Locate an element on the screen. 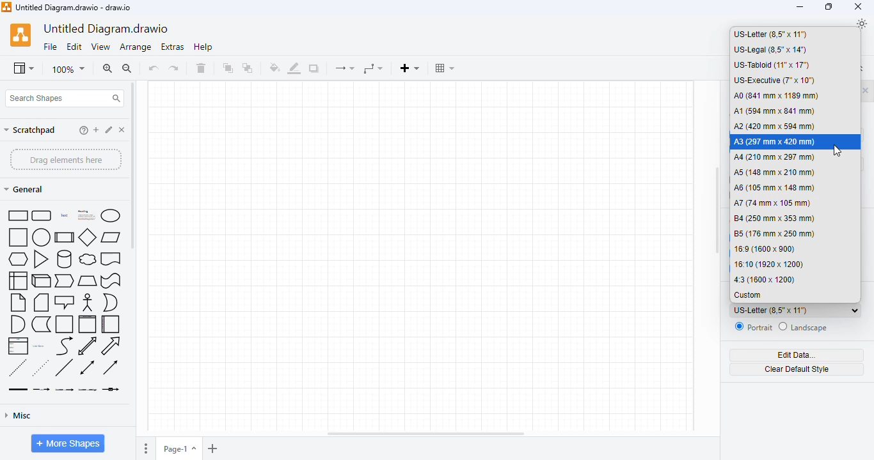 The height and width of the screenshot is (460, 874). tape is located at coordinates (111, 281).